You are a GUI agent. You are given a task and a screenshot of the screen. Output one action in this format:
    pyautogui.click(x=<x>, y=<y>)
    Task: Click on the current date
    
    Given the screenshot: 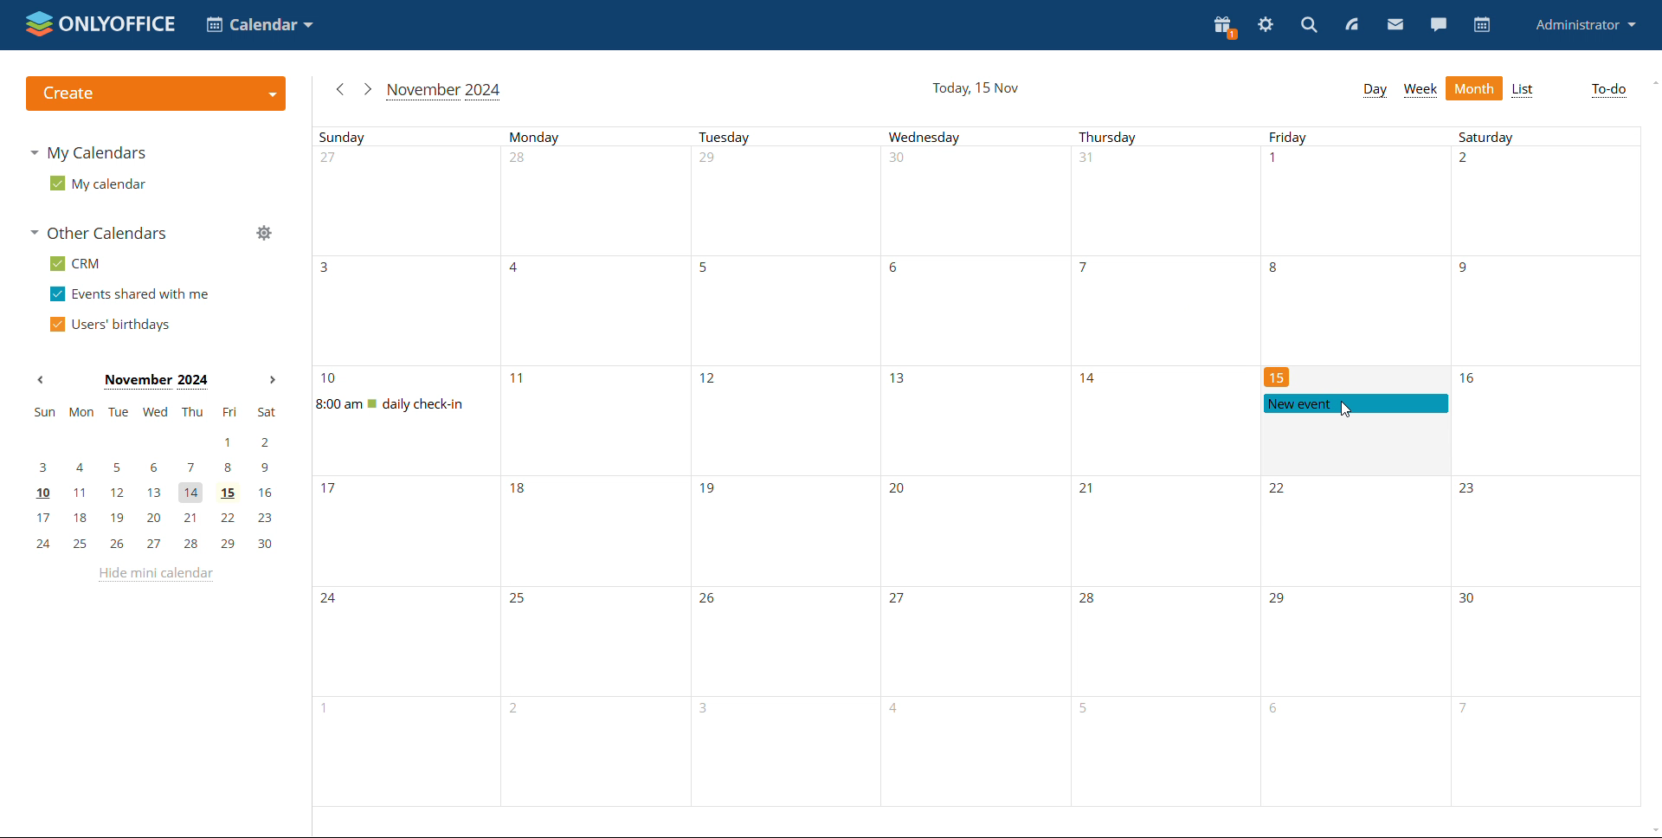 What is the action you would take?
    pyautogui.click(x=975, y=88)
    